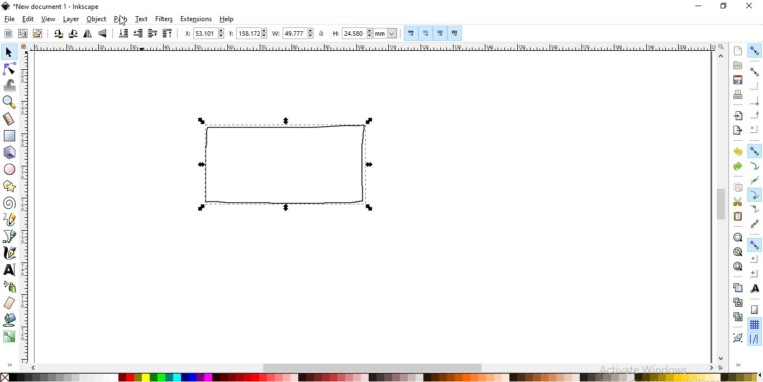  What do you see at coordinates (737, 252) in the screenshot?
I see `zoom to fit  drawing ` at bounding box center [737, 252].